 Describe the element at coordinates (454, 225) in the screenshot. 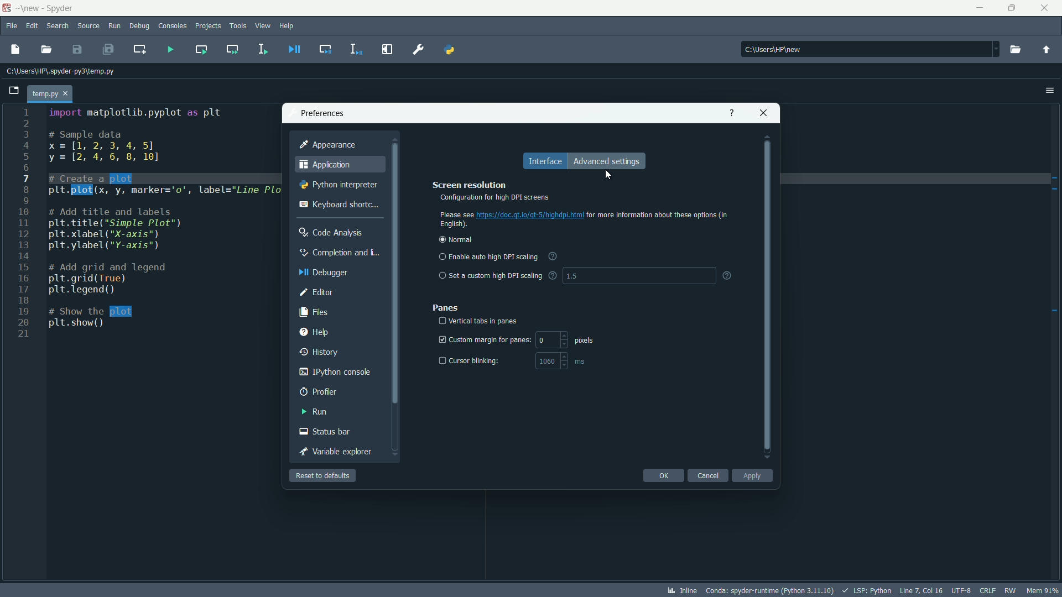

I see `english` at that location.